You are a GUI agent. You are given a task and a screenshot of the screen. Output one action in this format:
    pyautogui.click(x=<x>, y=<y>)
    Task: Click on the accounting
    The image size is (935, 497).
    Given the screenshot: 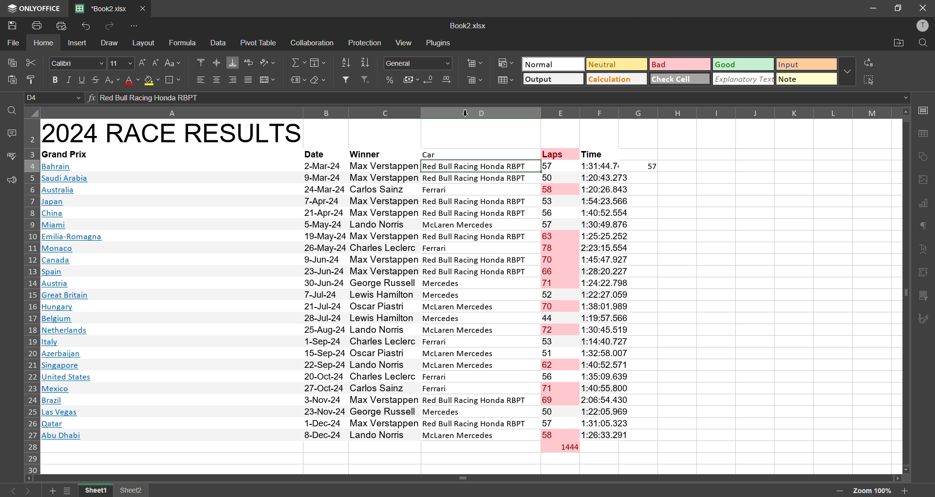 What is the action you would take?
    pyautogui.click(x=411, y=78)
    